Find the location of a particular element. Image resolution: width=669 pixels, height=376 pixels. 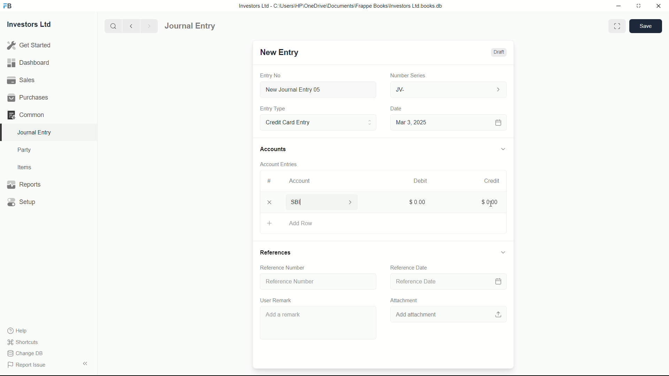

Account Entries is located at coordinates (282, 163).